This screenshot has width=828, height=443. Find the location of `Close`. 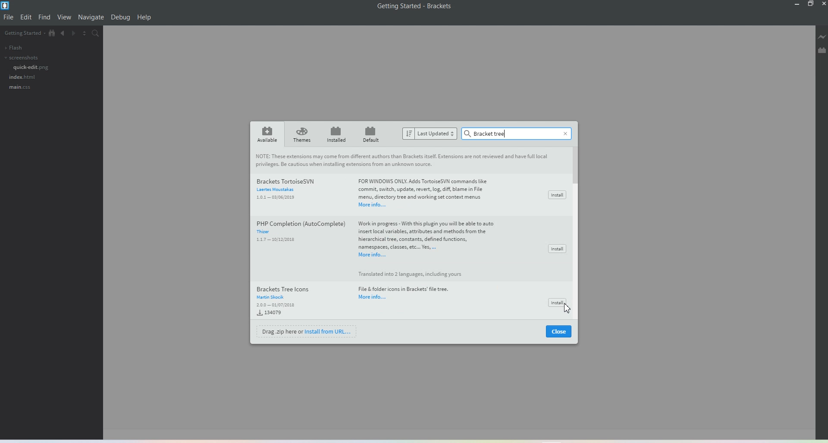

Close is located at coordinates (564, 132).